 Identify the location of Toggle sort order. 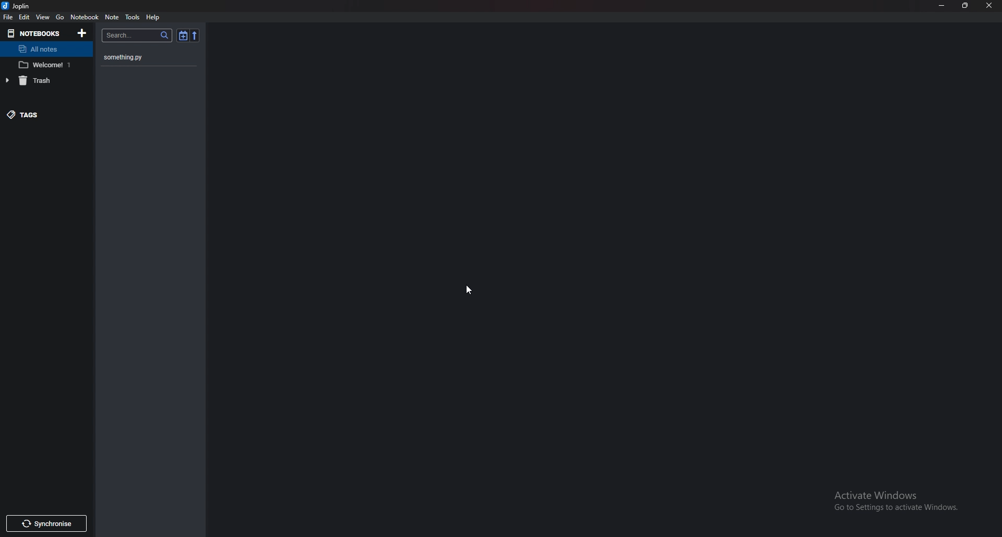
(182, 36).